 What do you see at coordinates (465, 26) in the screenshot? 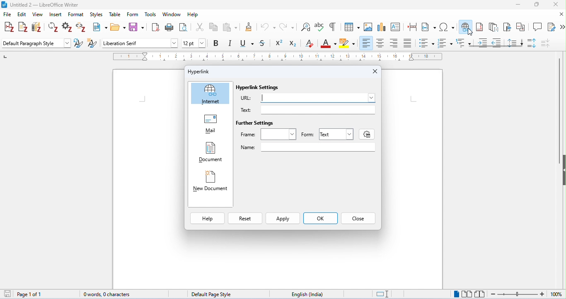
I see `insert hyperlink` at bounding box center [465, 26].